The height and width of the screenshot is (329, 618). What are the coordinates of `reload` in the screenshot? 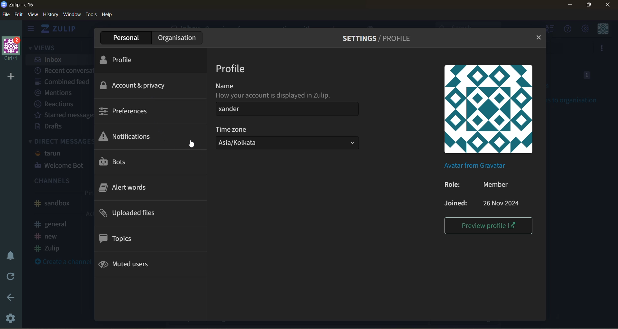 It's located at (10, 277).